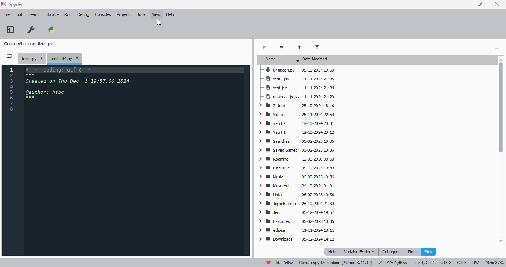 This screenshot has width=506, height=267. I want to click on debug, so click(83, 15).